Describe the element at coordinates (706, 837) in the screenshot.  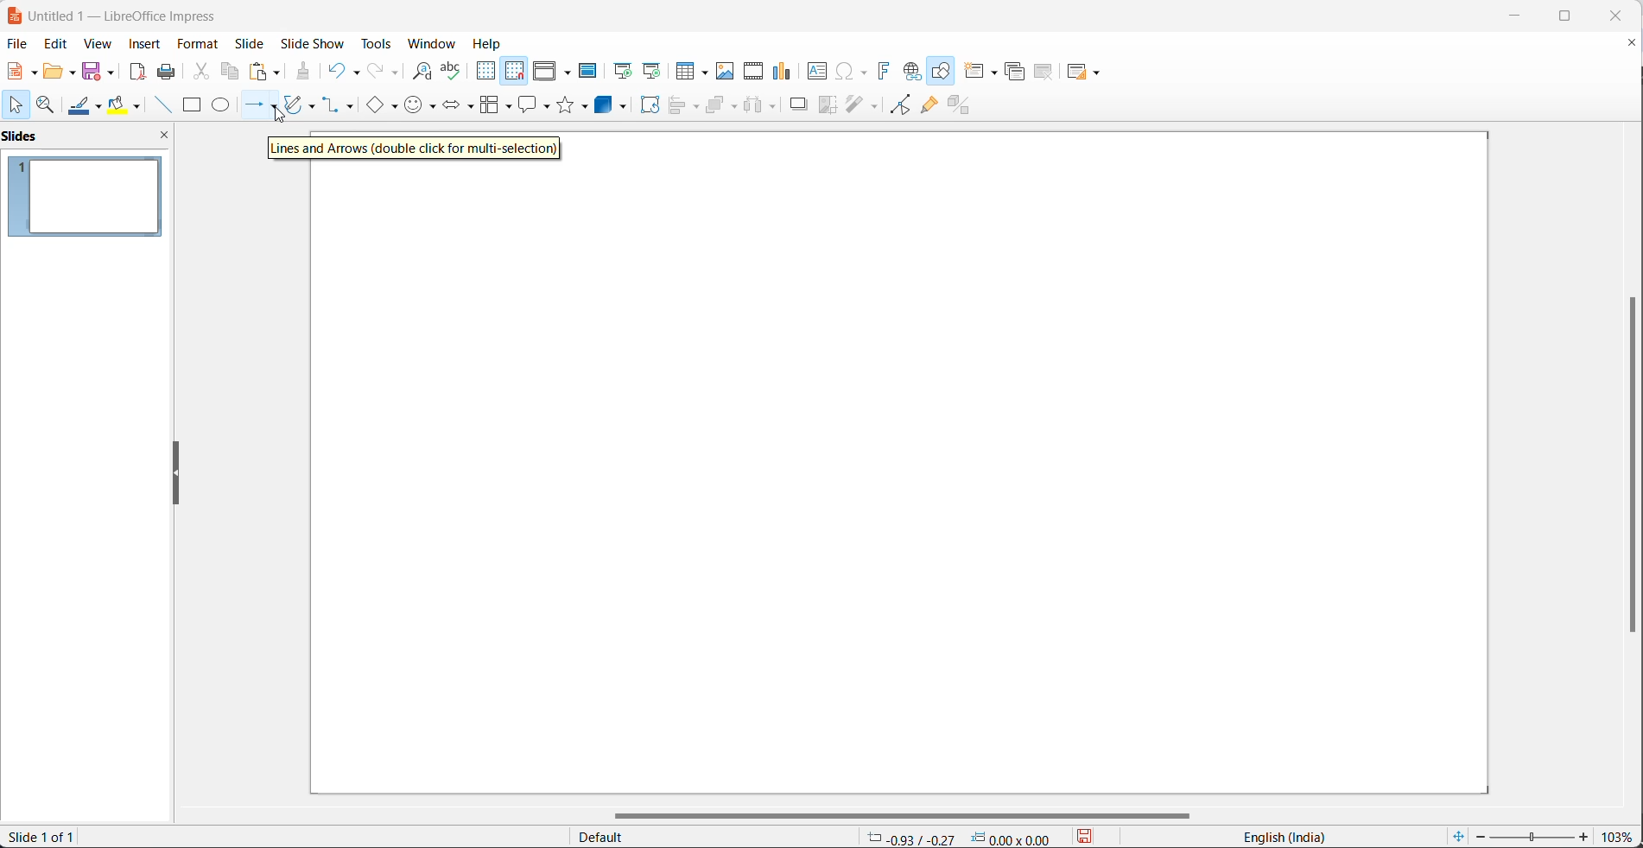
I see `default page style` at that location.